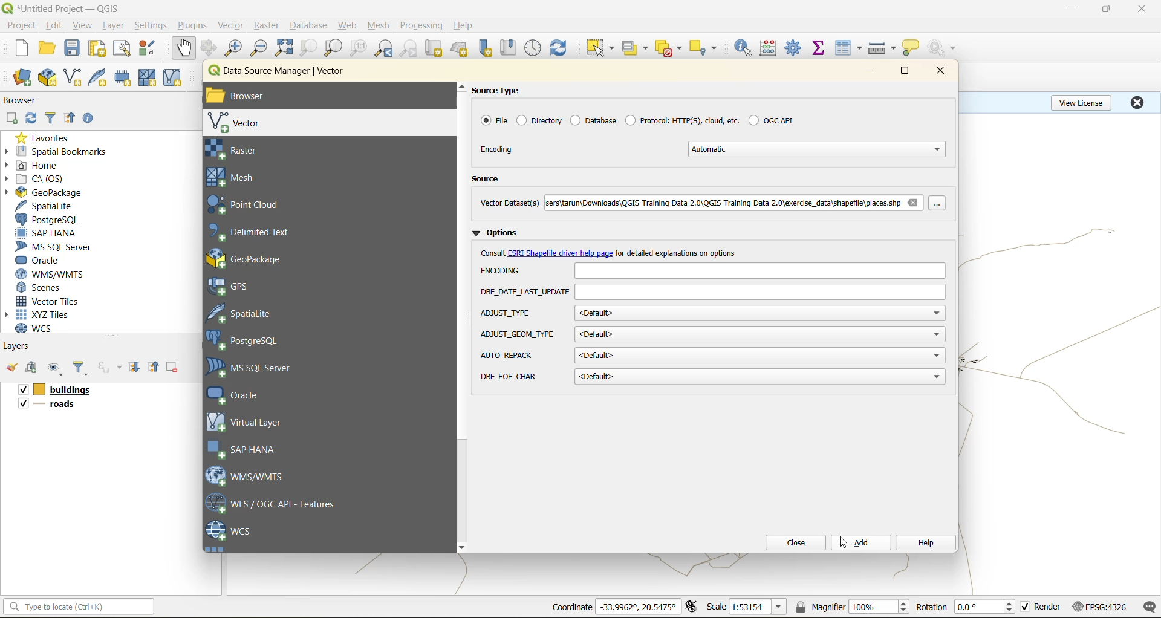 The height and width of the screenshot is (618, 1161). What do you see at coordinates (383, 48) in the screenshot?
I see `zoom last` at bounding box center [383, 48].